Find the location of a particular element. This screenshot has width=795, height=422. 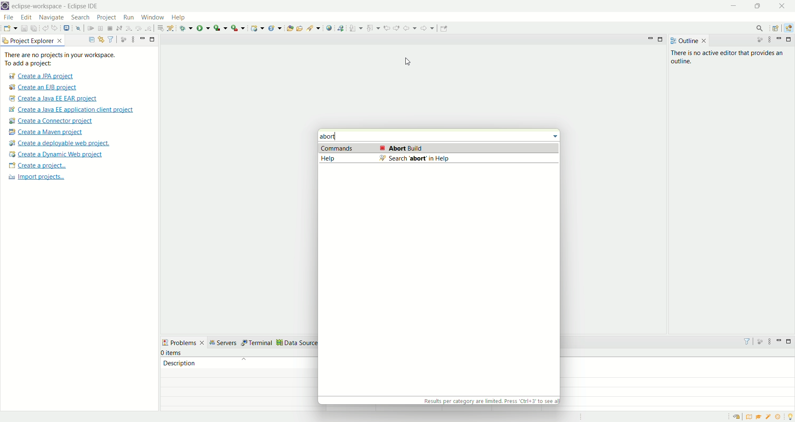

restore welcome is located at coordinates (737, 417).